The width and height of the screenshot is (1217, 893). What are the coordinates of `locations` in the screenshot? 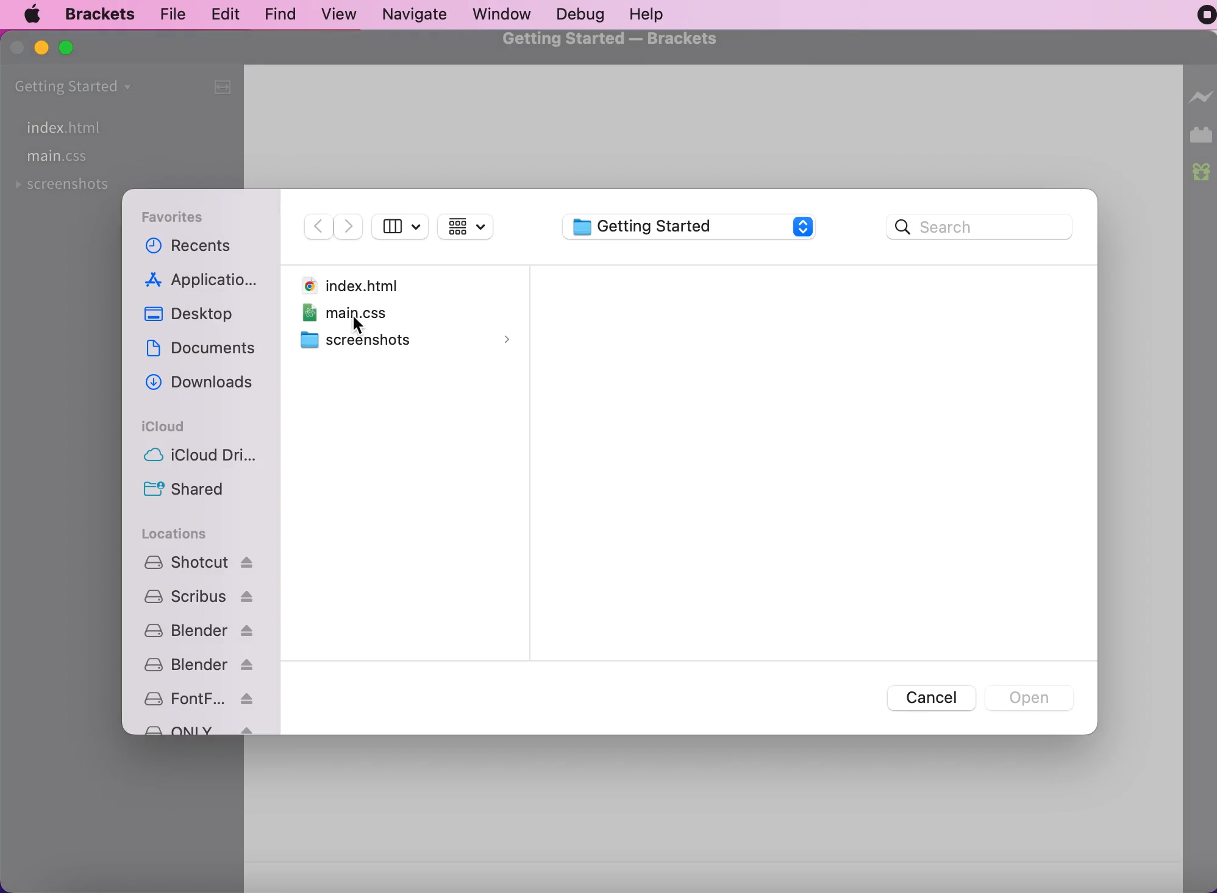 It's located at (176, 533).